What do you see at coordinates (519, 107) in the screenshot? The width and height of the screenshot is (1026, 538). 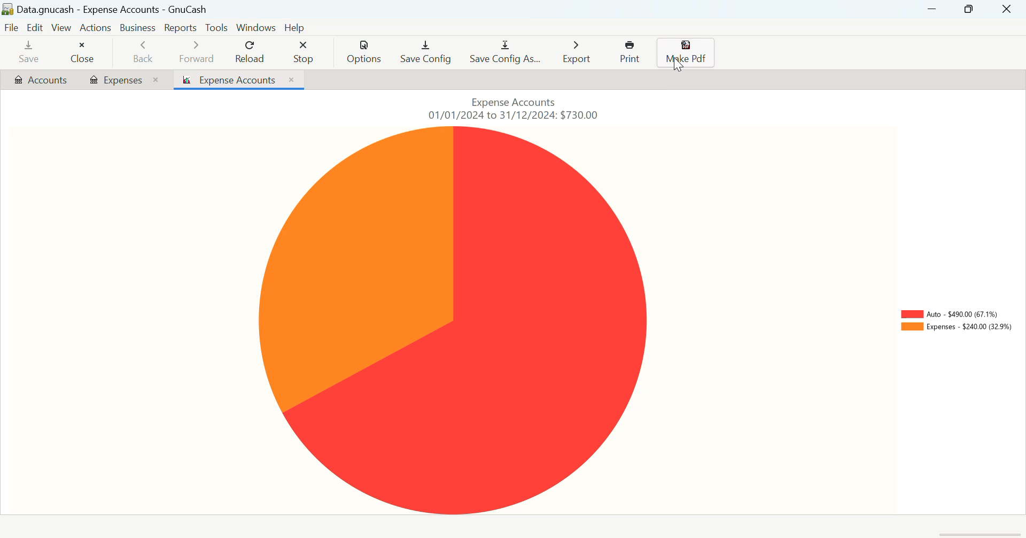 I see `Expense Accounts 01/01/2024 to 31/12/2024: $730.00` at bounding box center [519, 107].